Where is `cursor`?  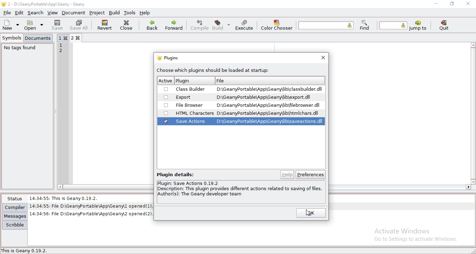
cursor is located at coordinates (307, 213).